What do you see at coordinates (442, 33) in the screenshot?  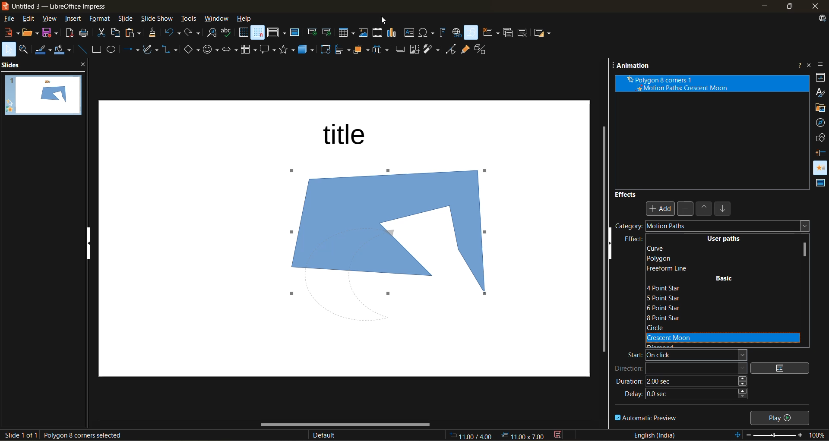 I see `insert fontwork text` at bounding box center [442, 33].